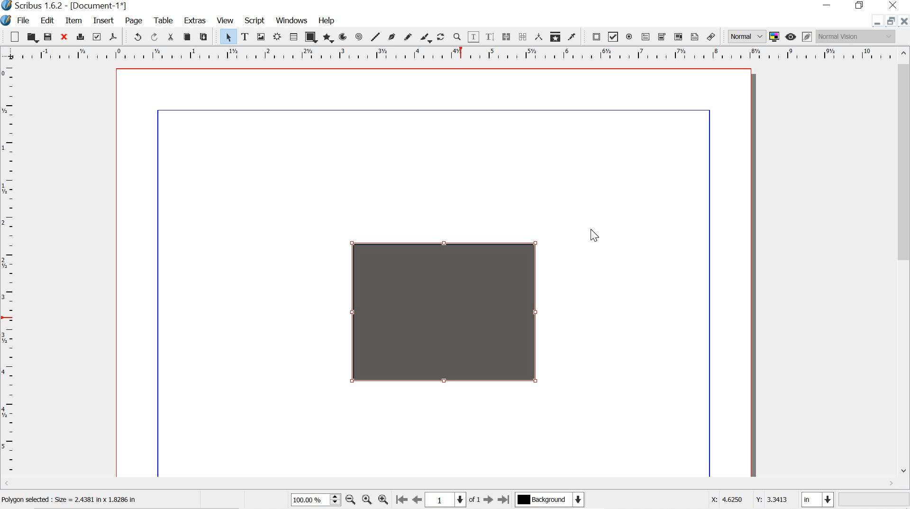  Describe the element at coordinates (73, 500) in the screenshot. I see `Polygon selected : Size = 2.4381 in x 1.8286 in` at that location.